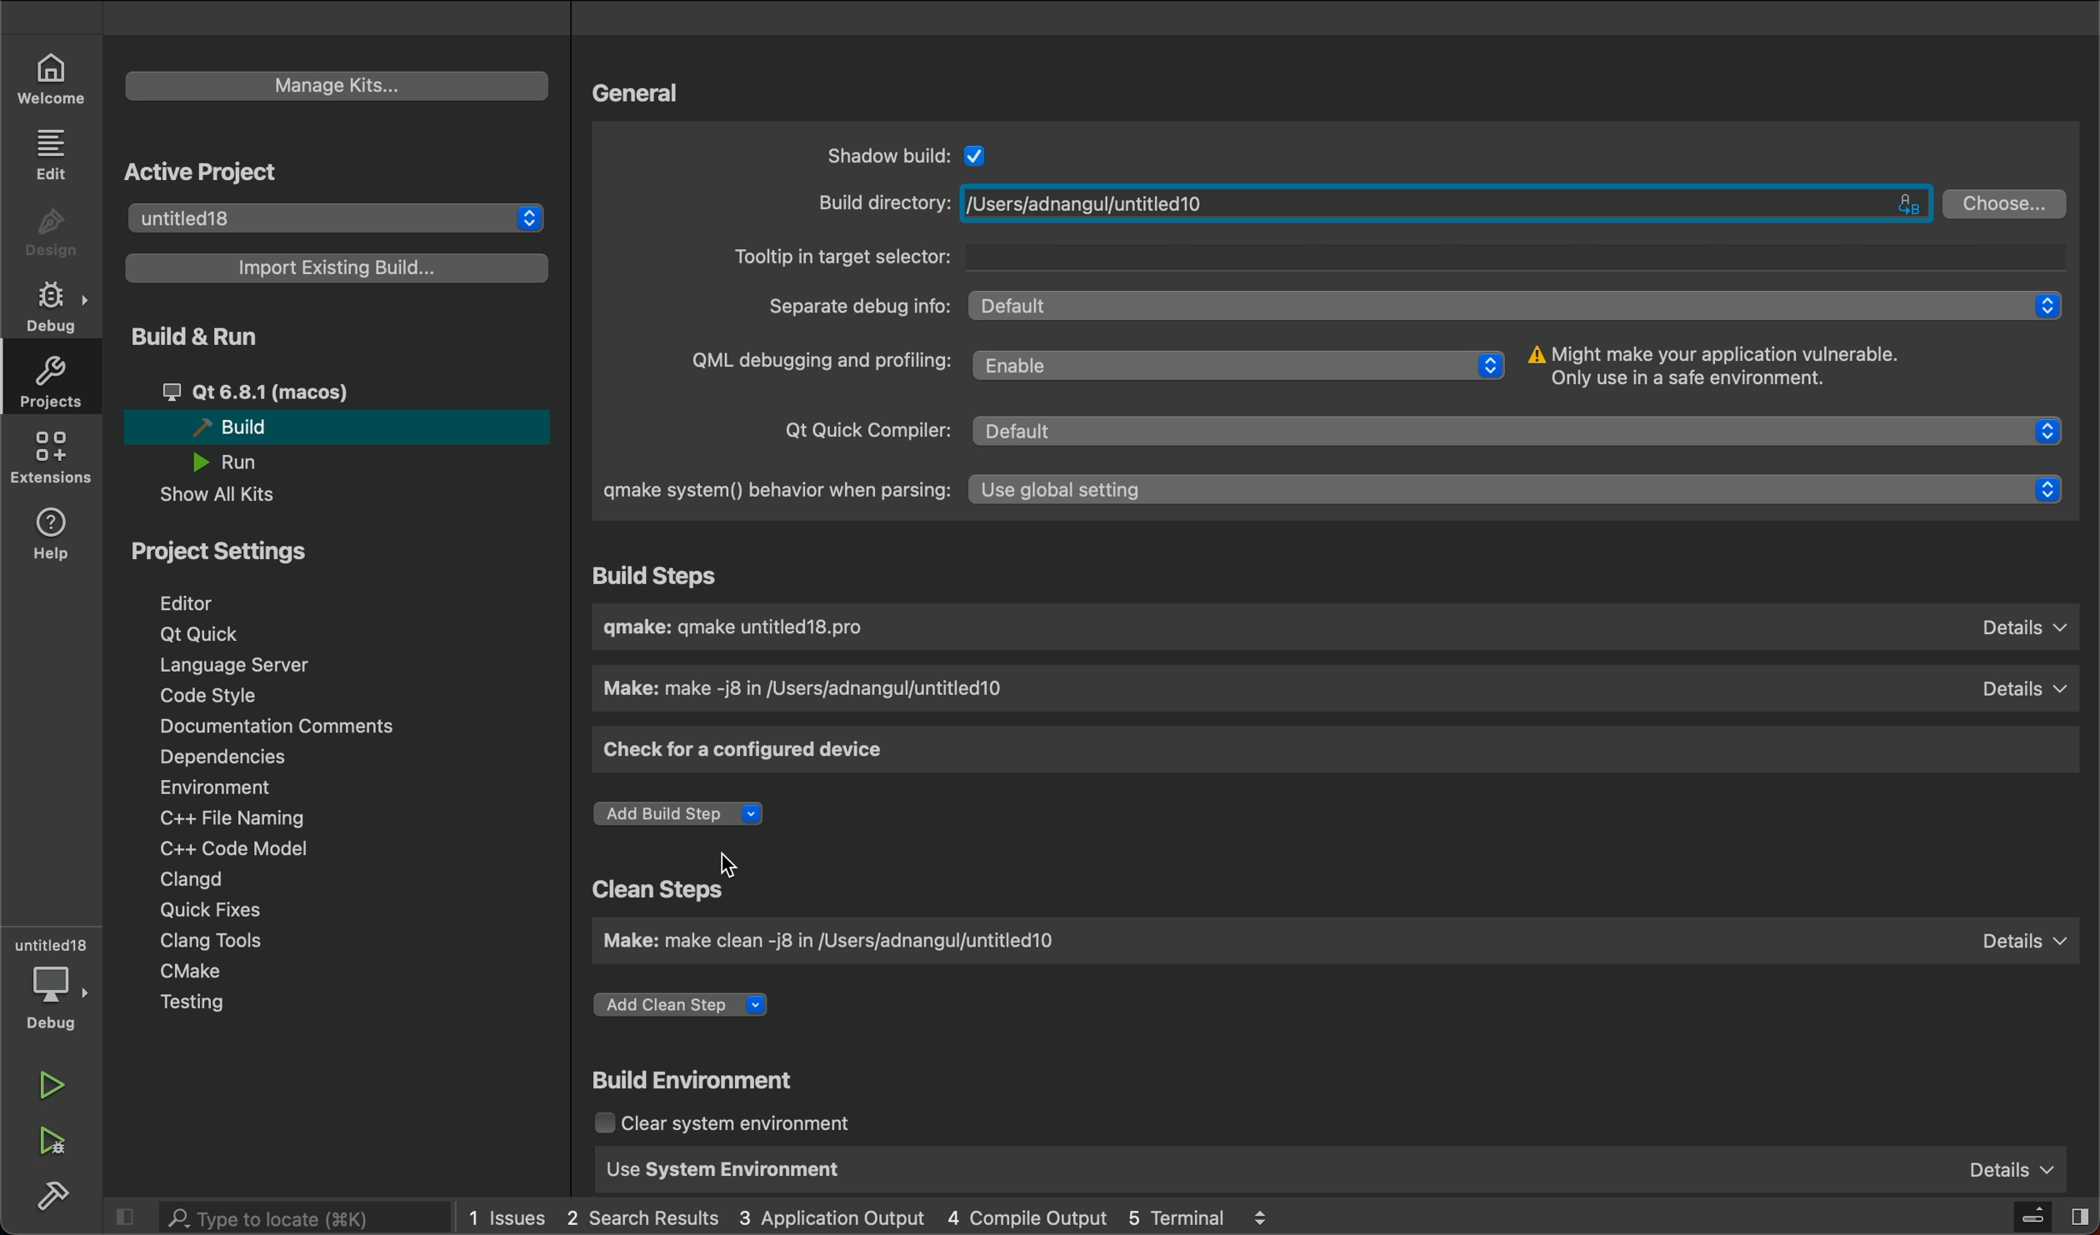 The height and width of the screenshot is (1235, 2100). What do you see at coordinates (854, 306) in the screenshot?
I see `Separate debug info:` at bounding box center [854, 306].